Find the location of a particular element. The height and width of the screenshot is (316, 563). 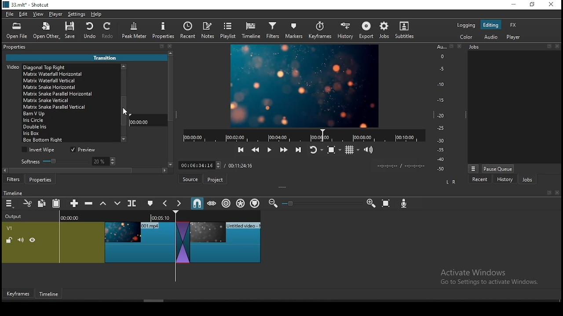

player is located at coordinates (56, 14).